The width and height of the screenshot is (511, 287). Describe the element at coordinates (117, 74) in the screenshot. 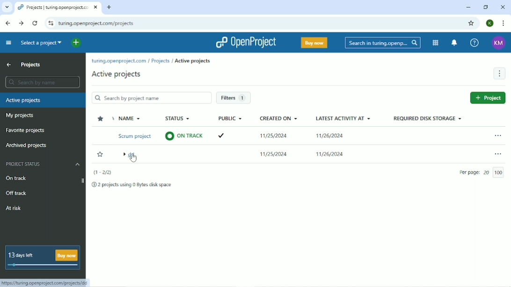

I see `Active projects/` at that location.